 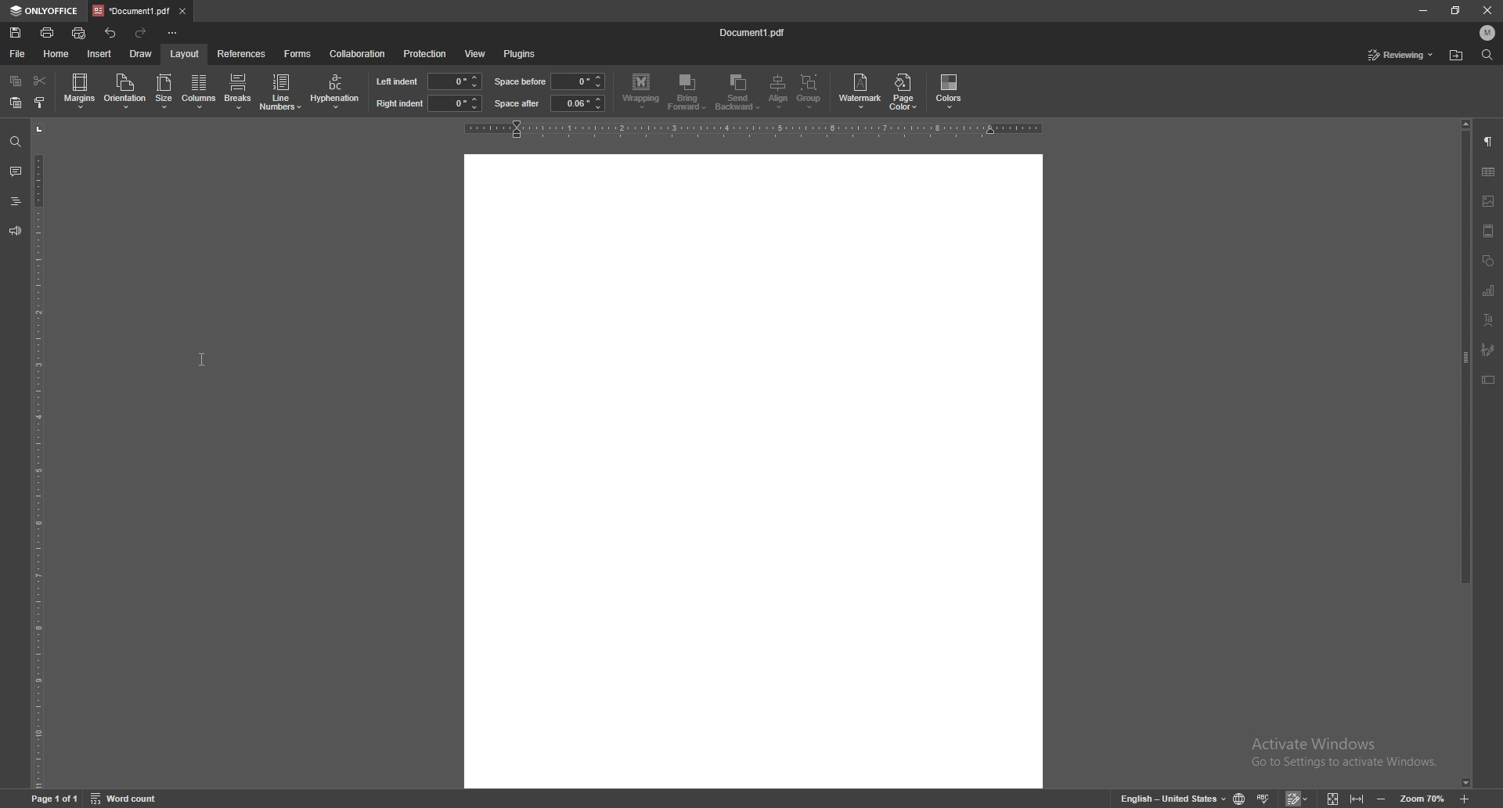 I want to click on close, so click(x=1488, y=9).